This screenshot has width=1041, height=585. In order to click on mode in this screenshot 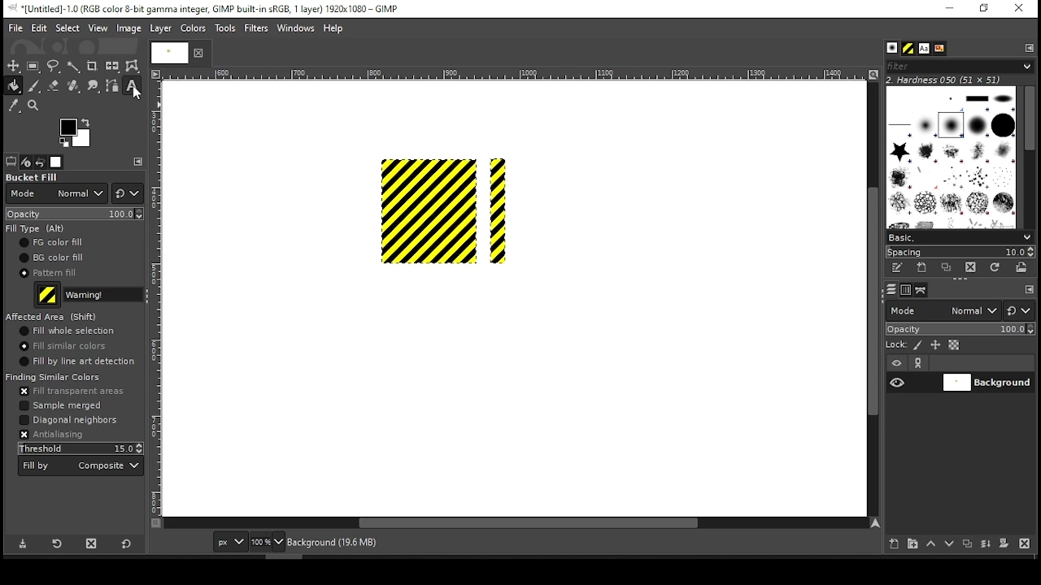, I will do `click(56, 194)`.